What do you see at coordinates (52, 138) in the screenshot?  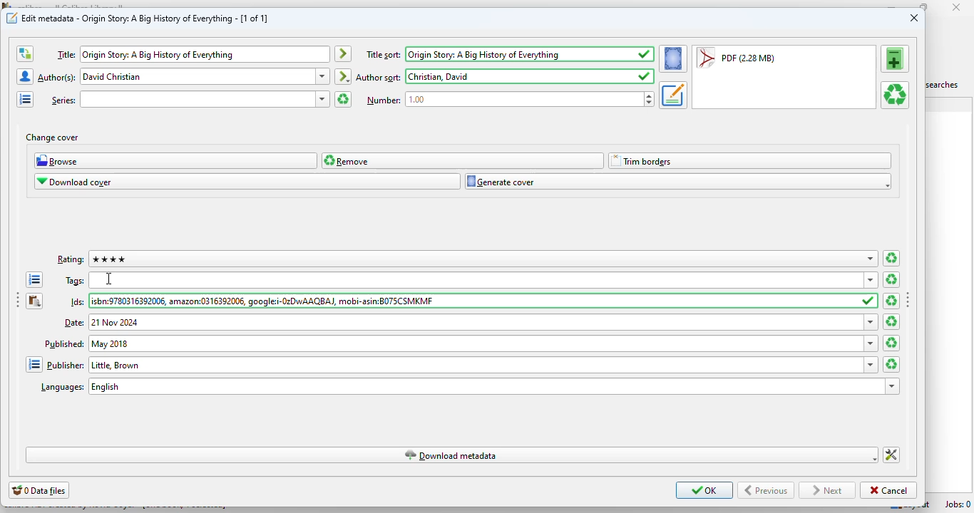 I see `change cover` at bounding box center [52, 138].